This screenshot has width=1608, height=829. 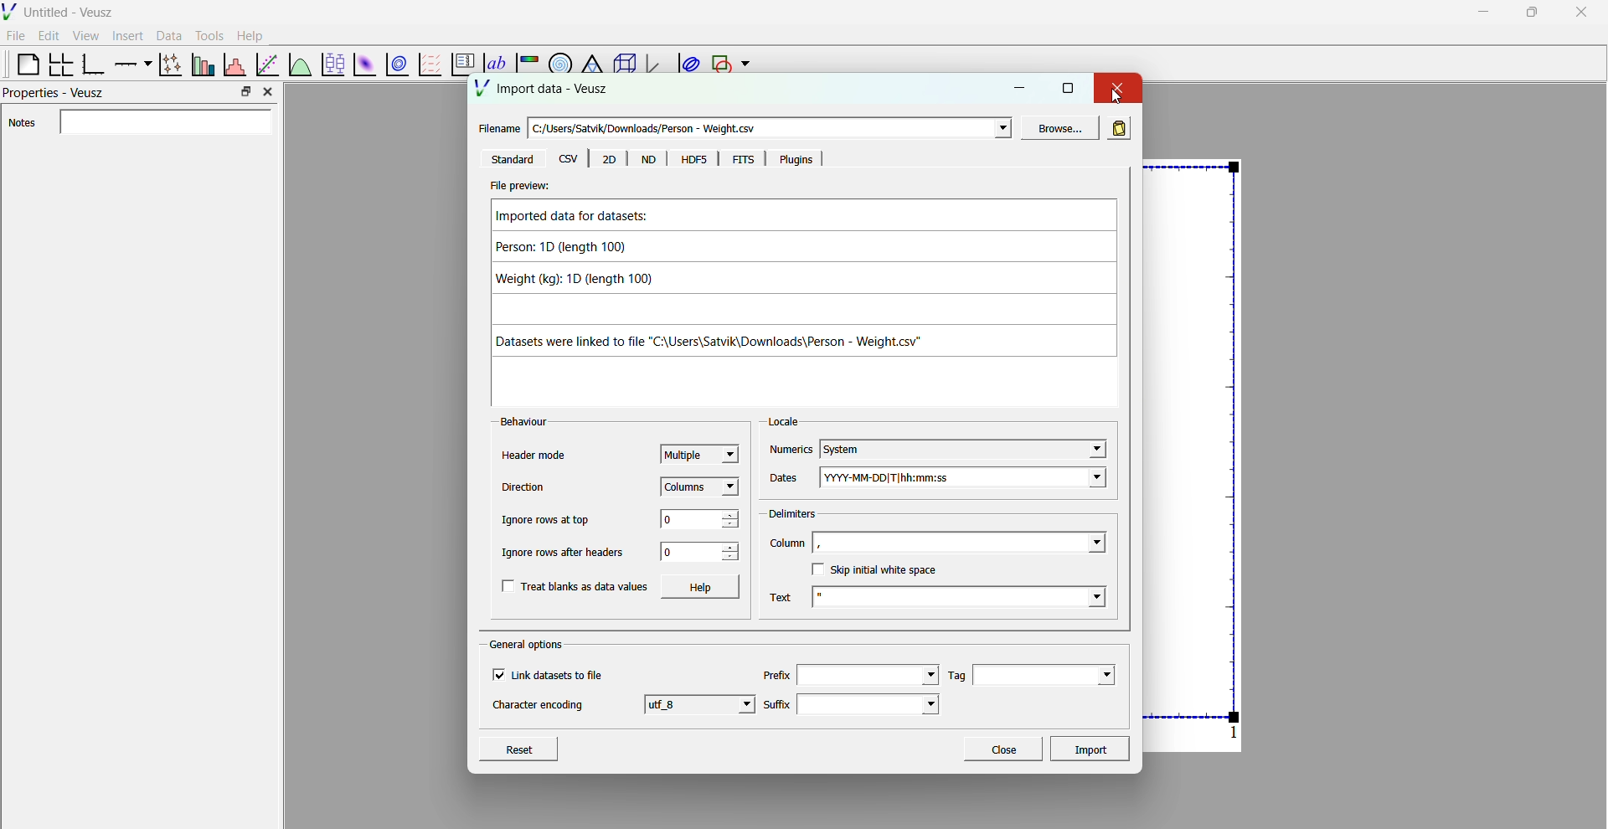 What do you see at coordinates (569, 159) in the screenshot?
I see `csv` at bounding box center [569, 159].